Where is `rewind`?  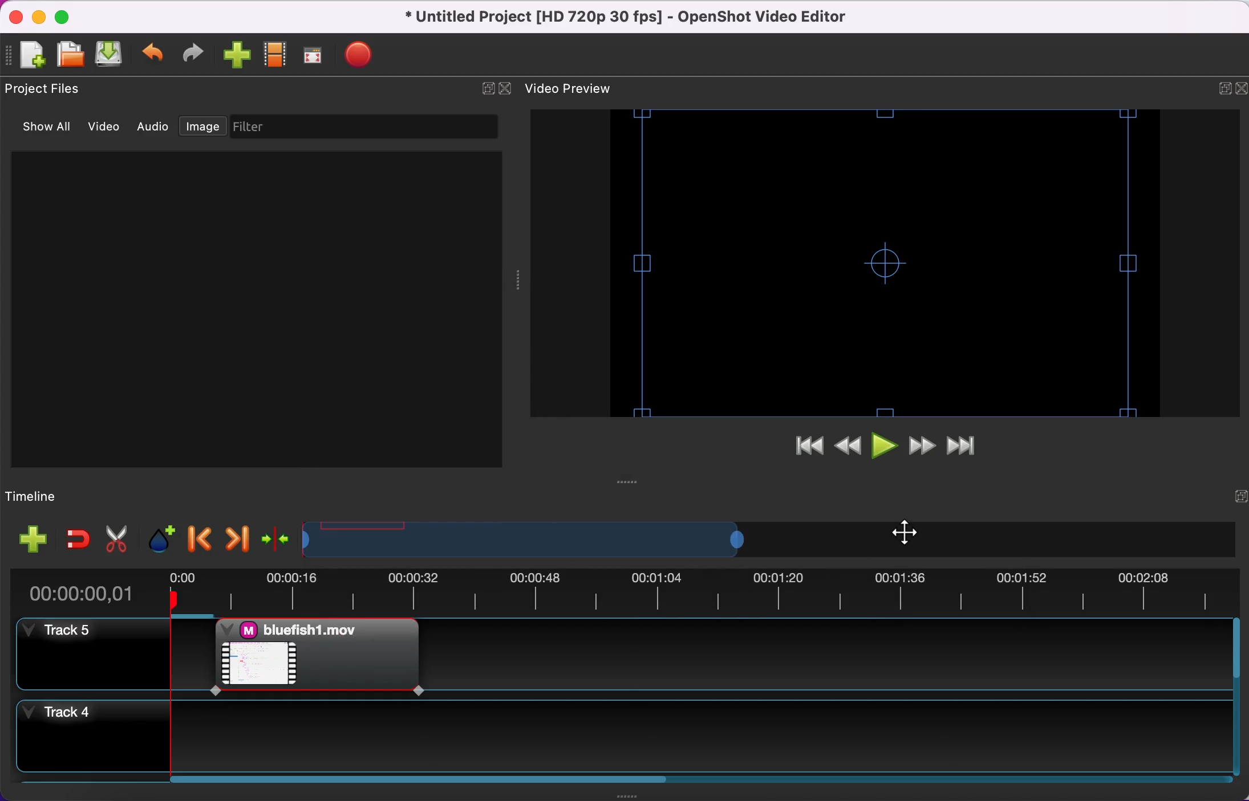 rewind is located at coordinates (845, 450).